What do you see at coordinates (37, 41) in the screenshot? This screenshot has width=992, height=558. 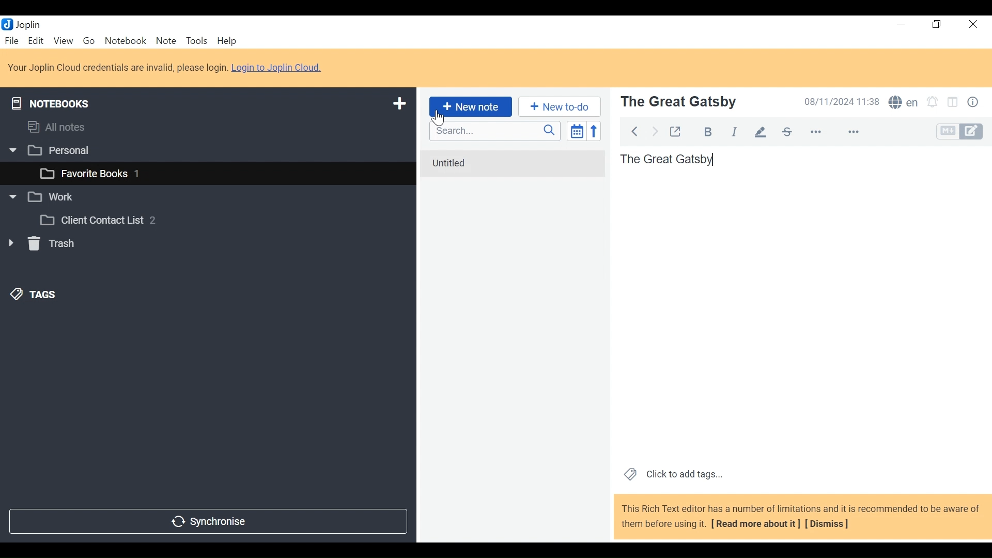 I see `` at bounding box center [37, 41].